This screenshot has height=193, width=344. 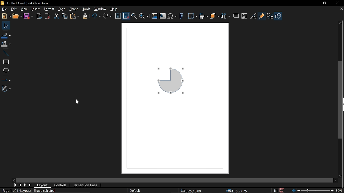 I want to click on Save, so click(x=283, y=190).